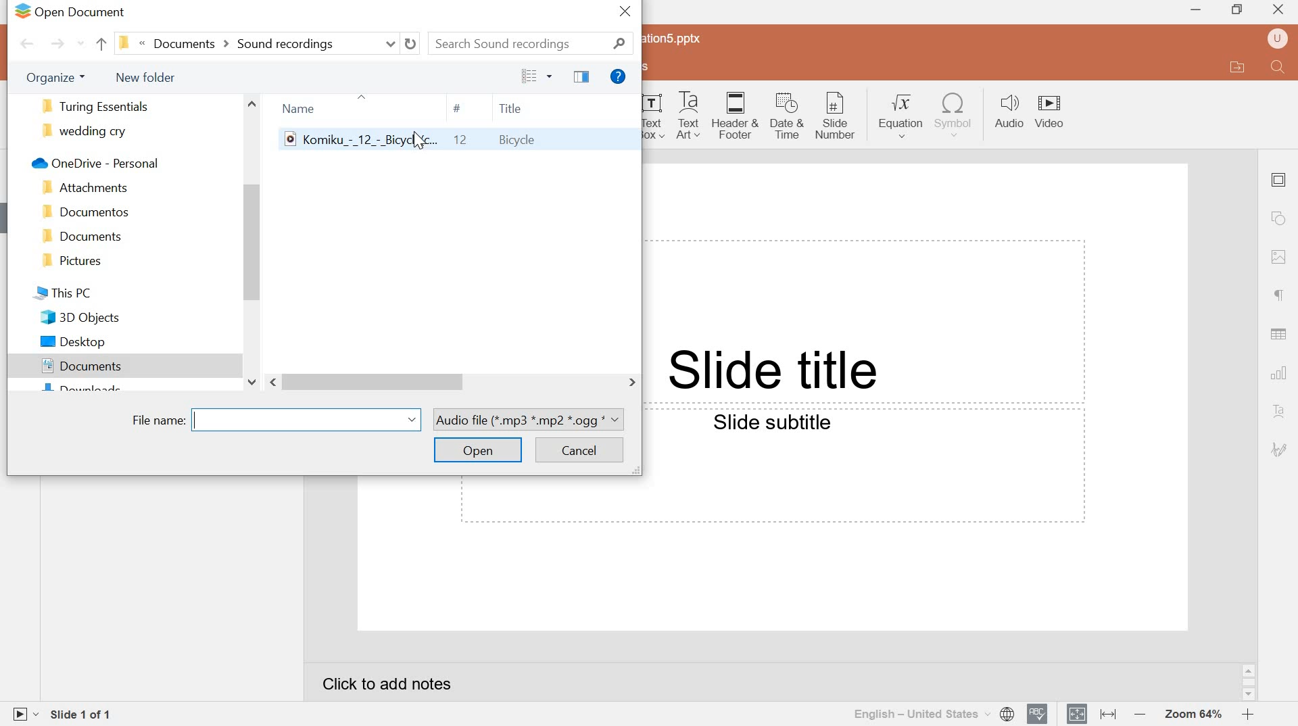 This screenshot has height=726, width=1298. What do you see at coordinates (1078, 712) in the screenshot?
I see `Fit to slide` at bounding box center [1078, 712].